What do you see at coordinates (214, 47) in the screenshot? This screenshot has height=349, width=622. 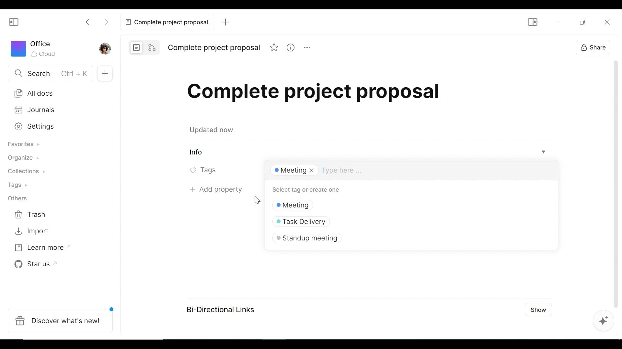 I see `Title` at bounding box center [214, 47].